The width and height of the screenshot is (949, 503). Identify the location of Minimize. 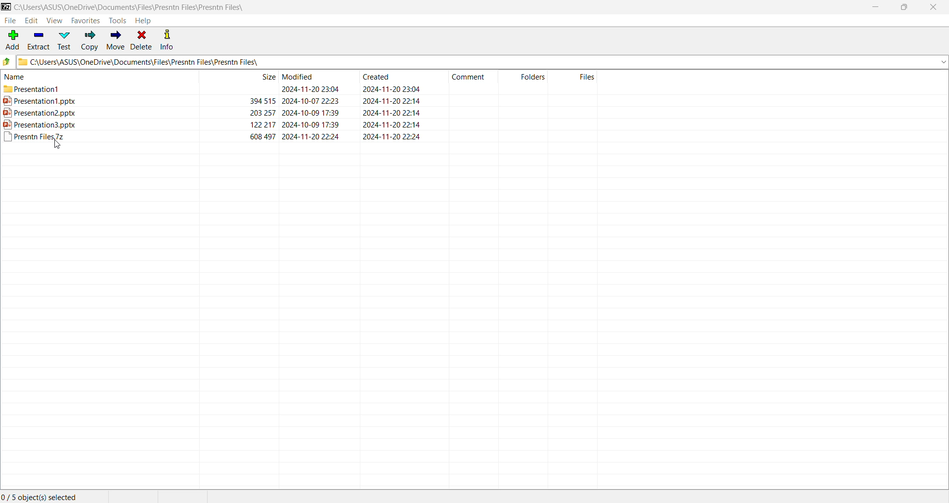
(875, 6).